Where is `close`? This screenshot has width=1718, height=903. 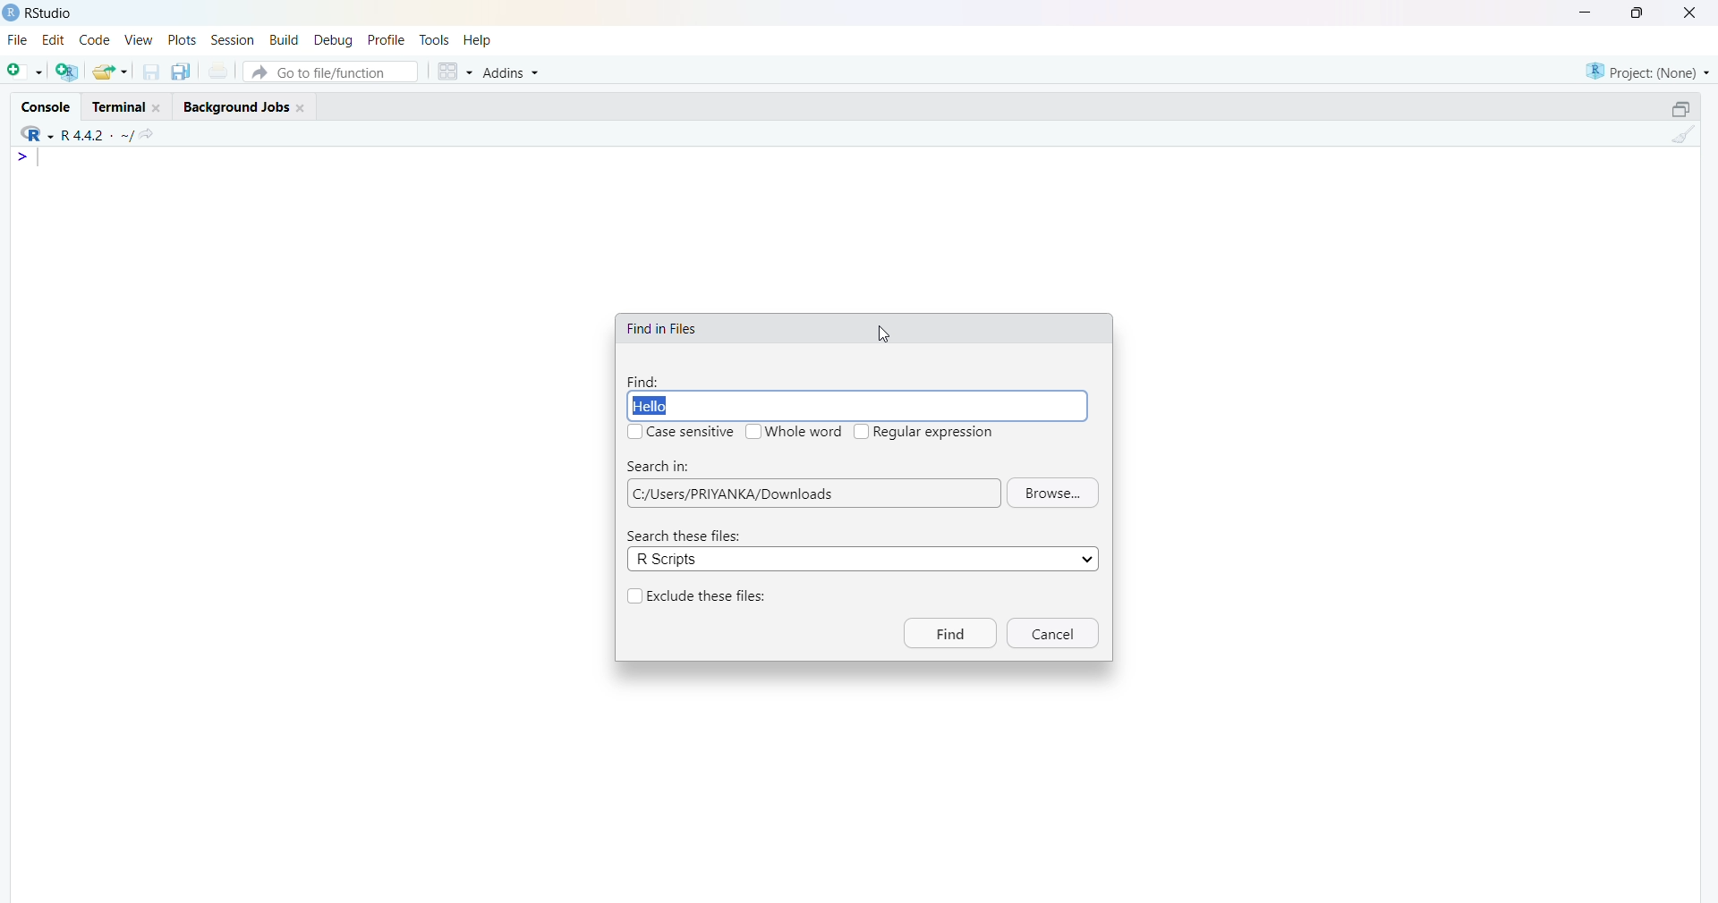
close is located at coordinates (159, 108).